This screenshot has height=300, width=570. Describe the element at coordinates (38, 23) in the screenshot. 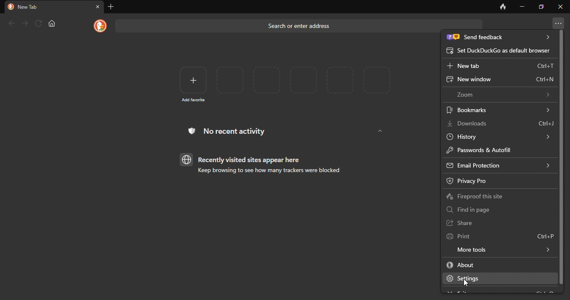

I see `refresh` at that location.